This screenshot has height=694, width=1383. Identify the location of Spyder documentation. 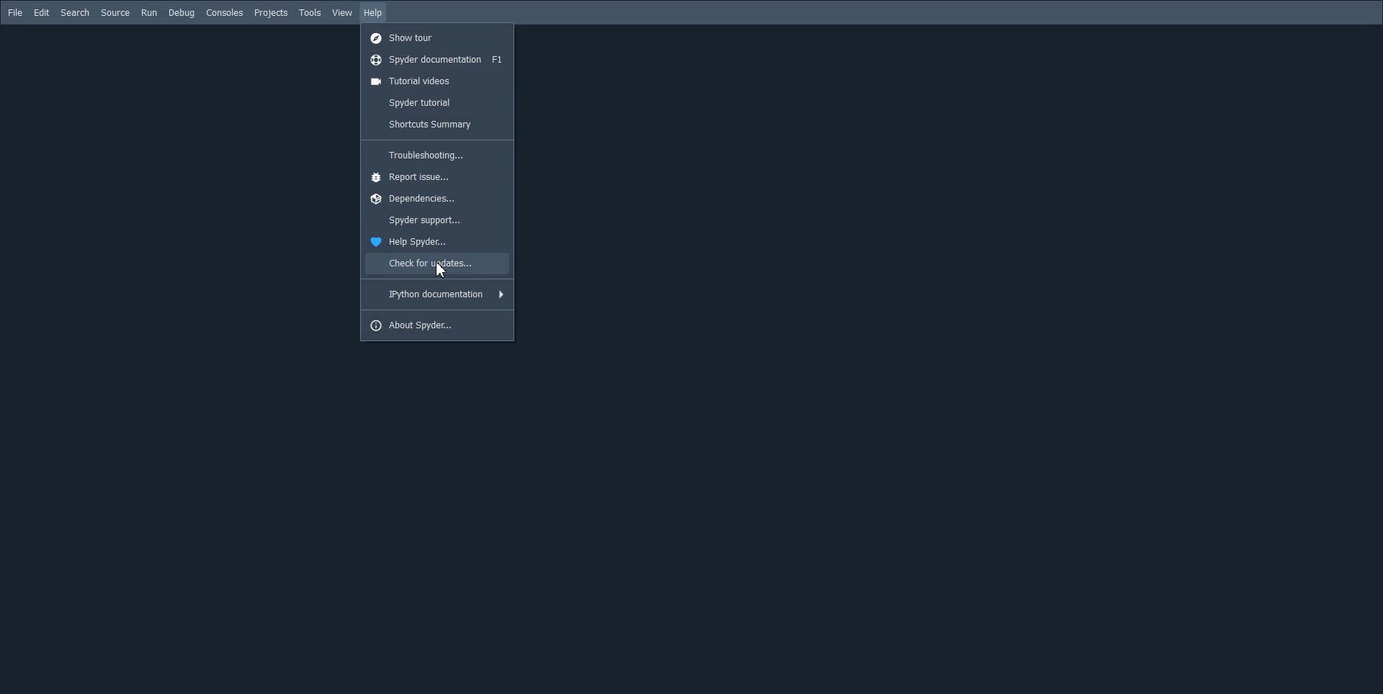
(437, 60).